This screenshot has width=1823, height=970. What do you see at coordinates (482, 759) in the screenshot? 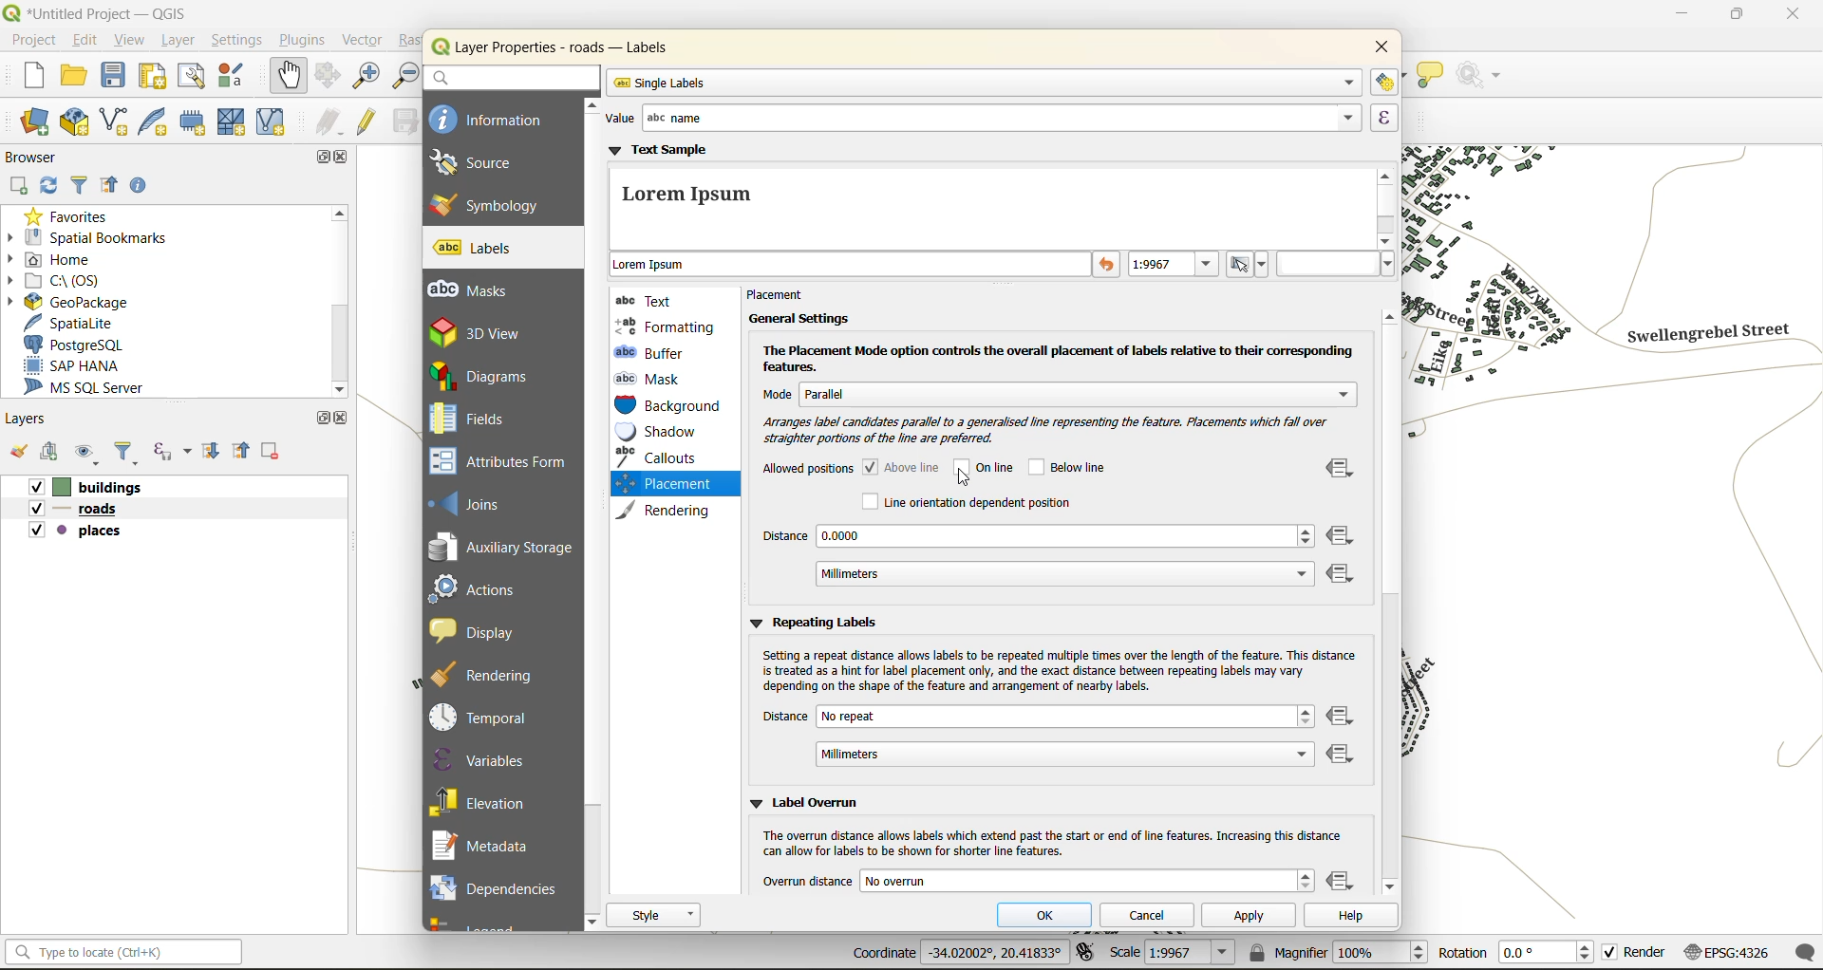
I see `variables` at bounding box center [482, 759].